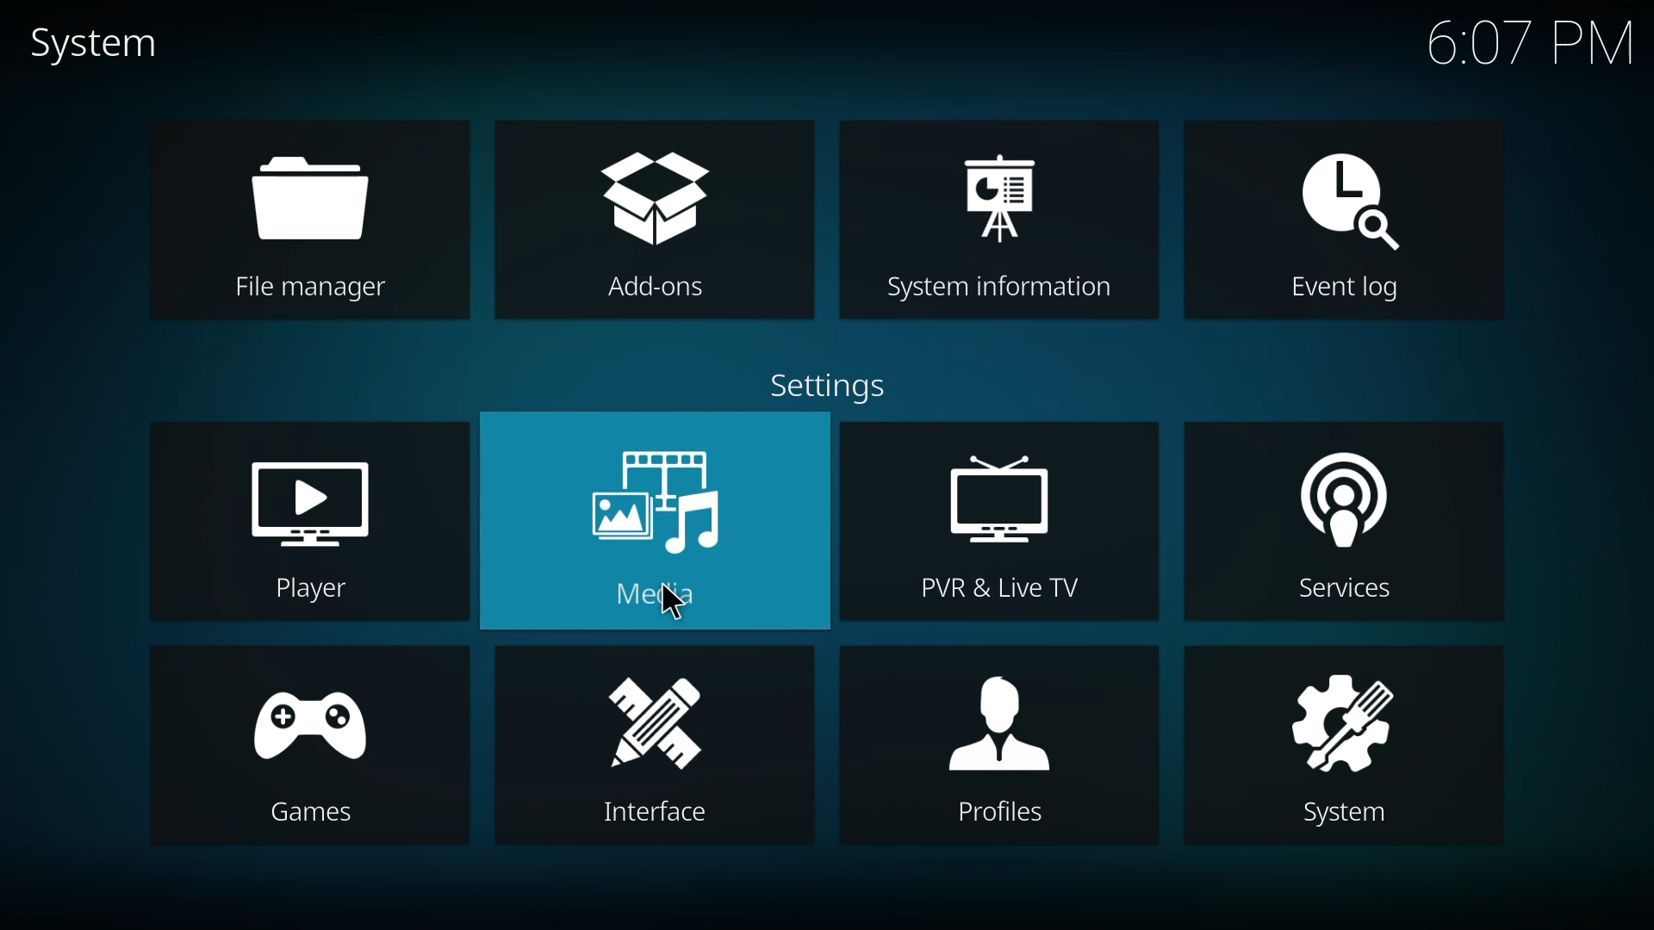 The height and width of the screenshot is (930, 1654). What do you see at coordinates (998, 718) in the screenshot?
I see `profiles` at bounding box center [998, 718].